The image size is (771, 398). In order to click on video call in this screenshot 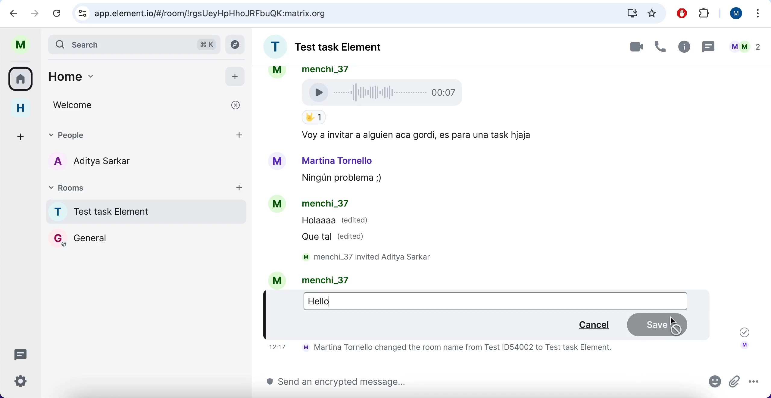, I will do `click(628, 47)`.